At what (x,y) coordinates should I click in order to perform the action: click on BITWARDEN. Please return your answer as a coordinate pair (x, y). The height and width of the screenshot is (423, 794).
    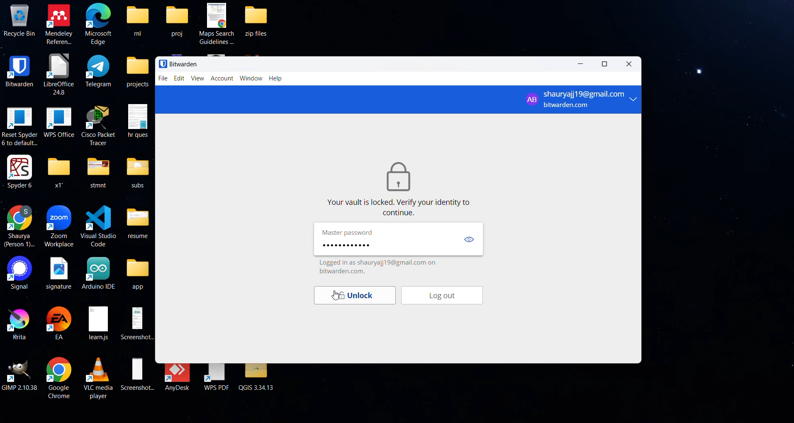
    Looking at the image, I should click on (19, 70).